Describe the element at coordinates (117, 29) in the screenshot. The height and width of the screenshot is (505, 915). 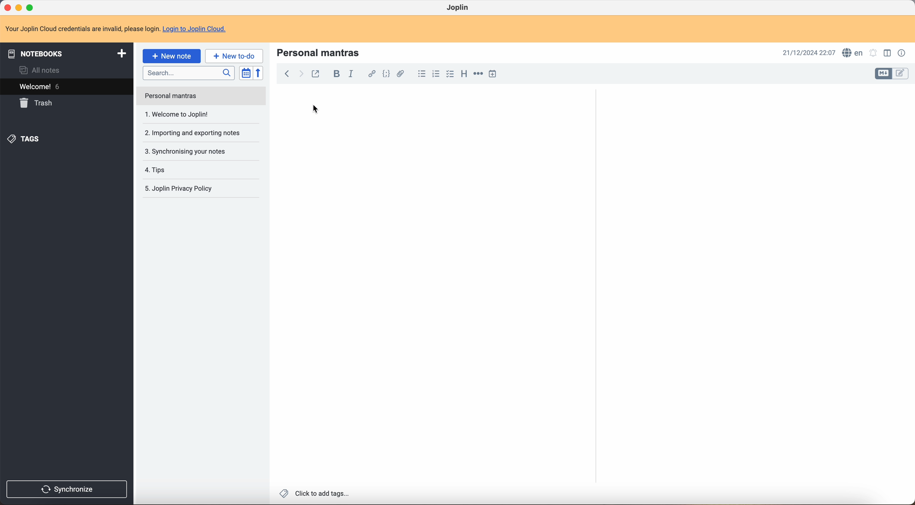
I see `note` at that location.